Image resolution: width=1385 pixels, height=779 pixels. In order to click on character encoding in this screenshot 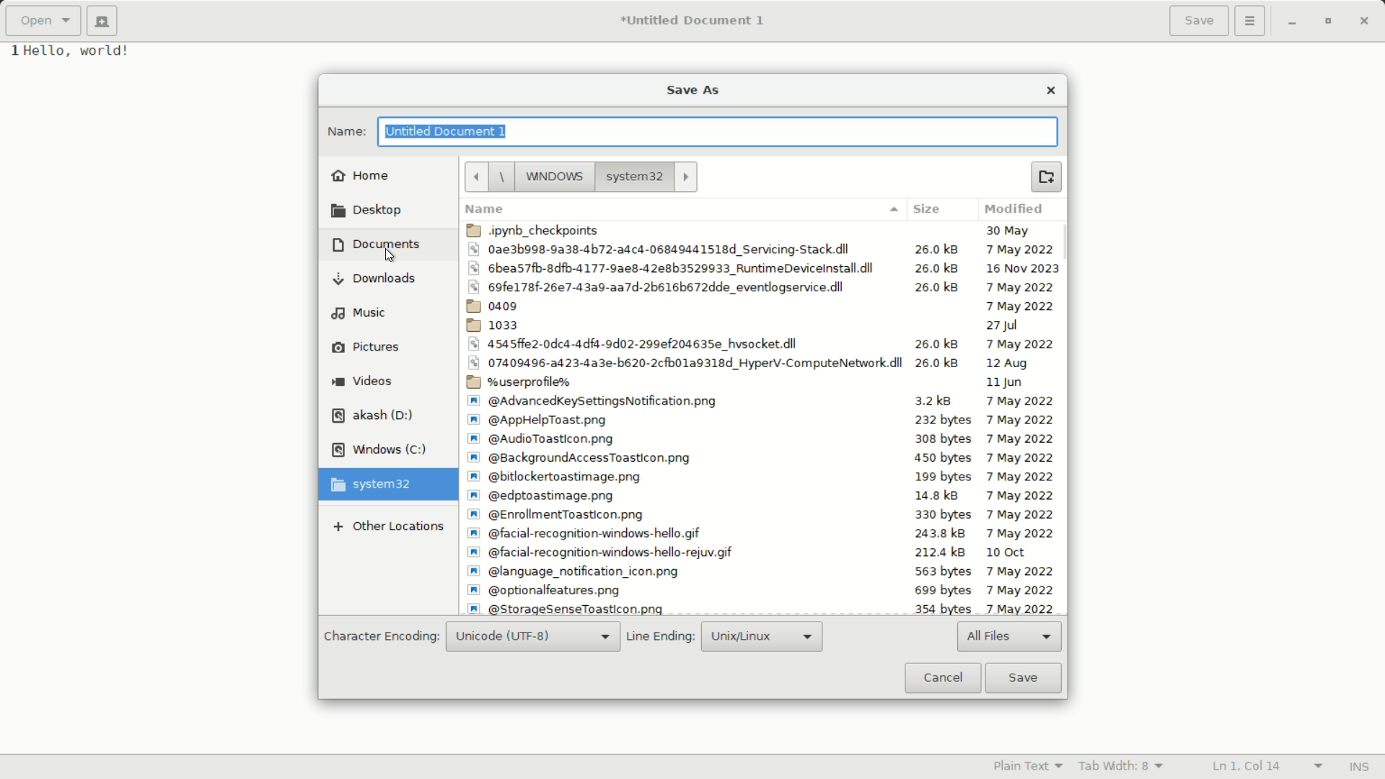, I will do `click(379, 637)`.